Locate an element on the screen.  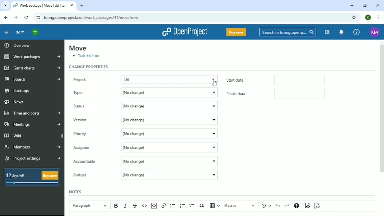
Open quick add menu is located at coordinates (36, 33).